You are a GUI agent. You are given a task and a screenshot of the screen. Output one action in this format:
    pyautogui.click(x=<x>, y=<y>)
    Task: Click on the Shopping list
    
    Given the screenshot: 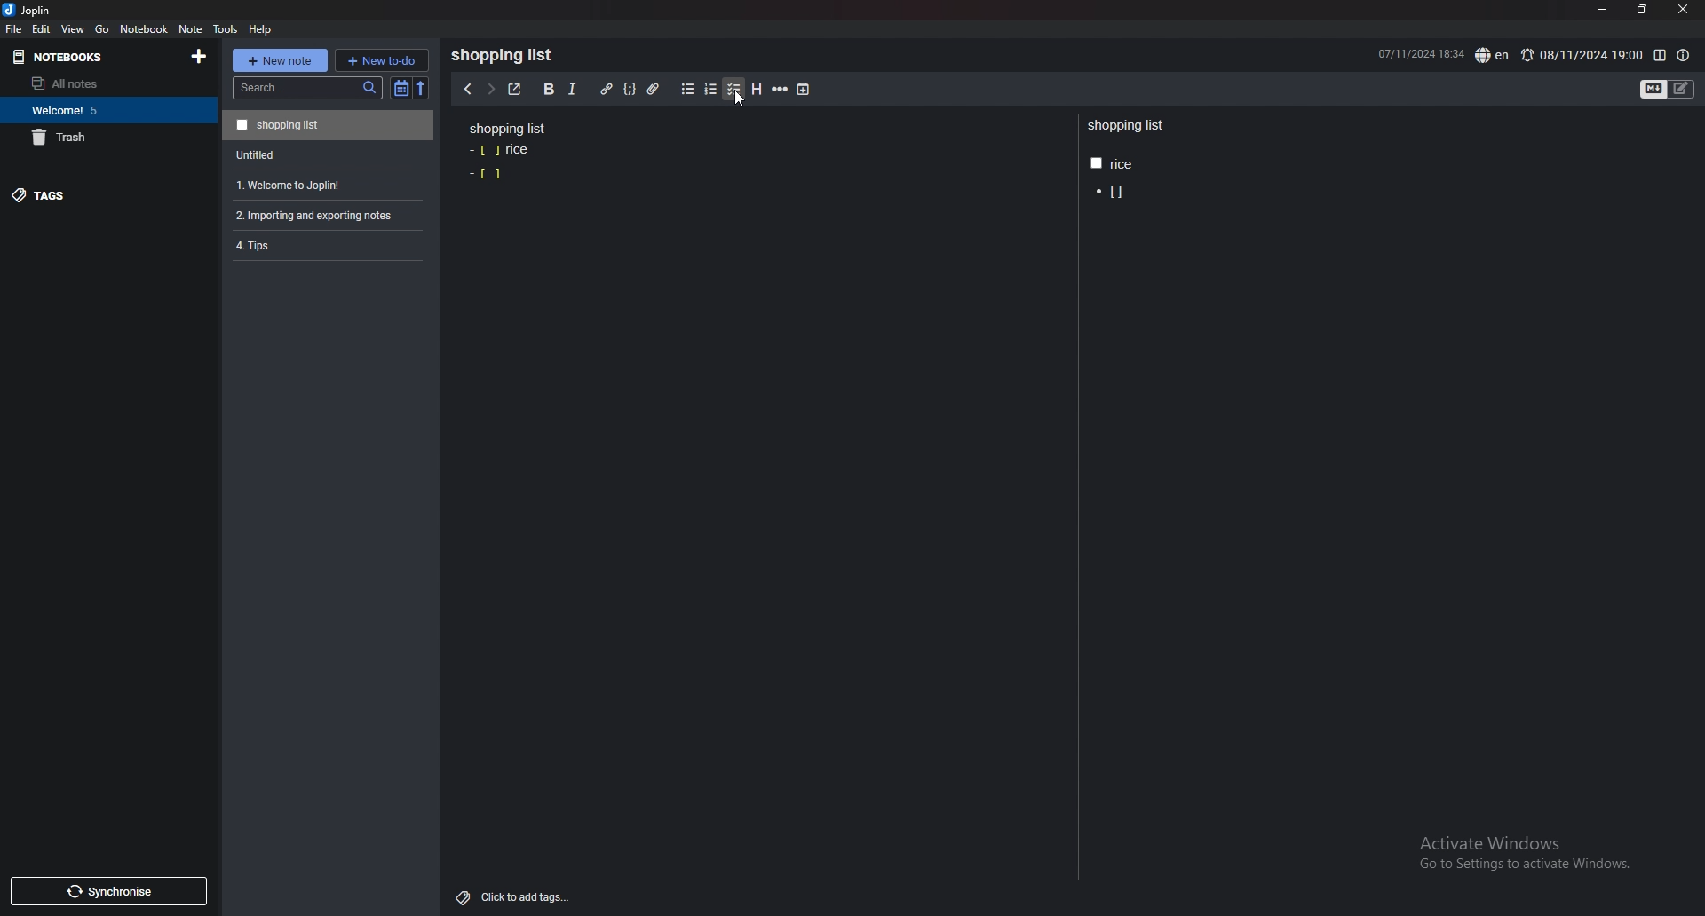 What is the action you would take?
    pyautogui.click(x=328, y=124)
    